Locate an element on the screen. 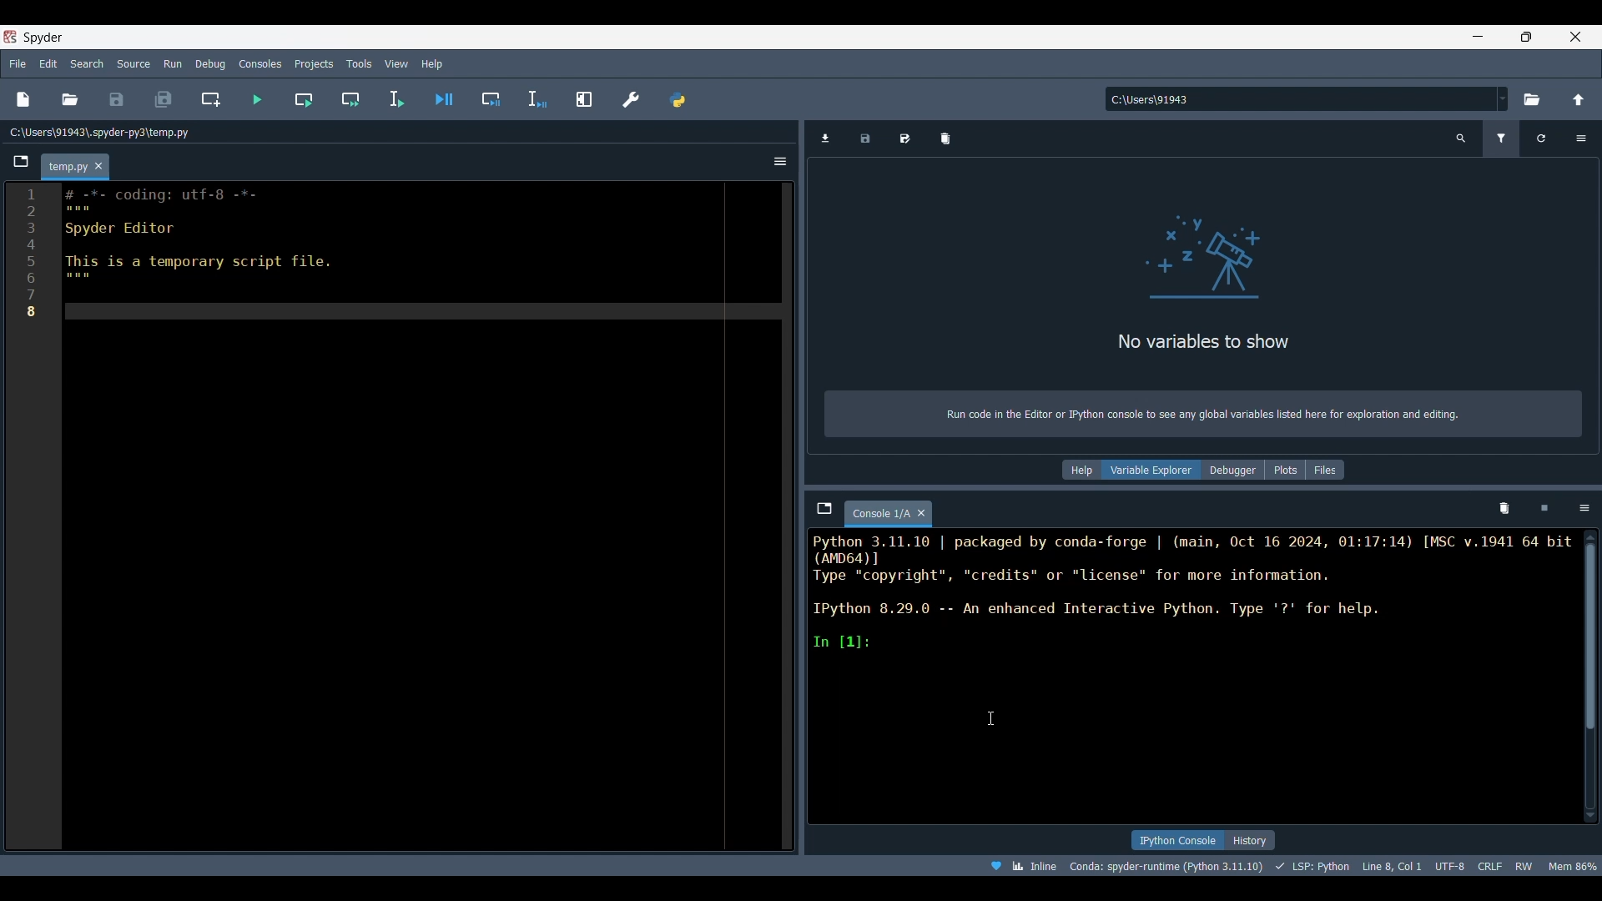 Image resolution: width=1602 pixels, height=901 pixels. Debug file is located at coordinates (445, 99).